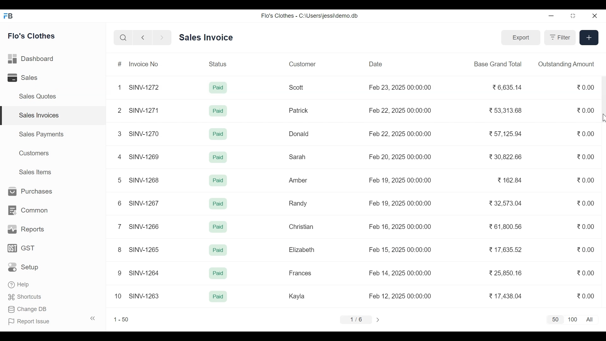 The height and width of the screenshot is (341, 606). Describe the element at coordinates (588, 37) in the screenshot. I see `Create` at that location.